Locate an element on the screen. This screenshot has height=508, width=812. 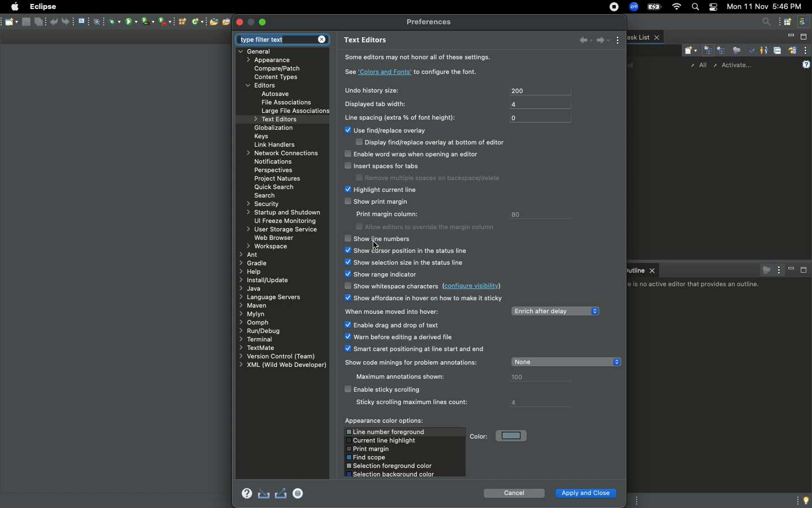
Apple and close is located at coordinates (586, 493).